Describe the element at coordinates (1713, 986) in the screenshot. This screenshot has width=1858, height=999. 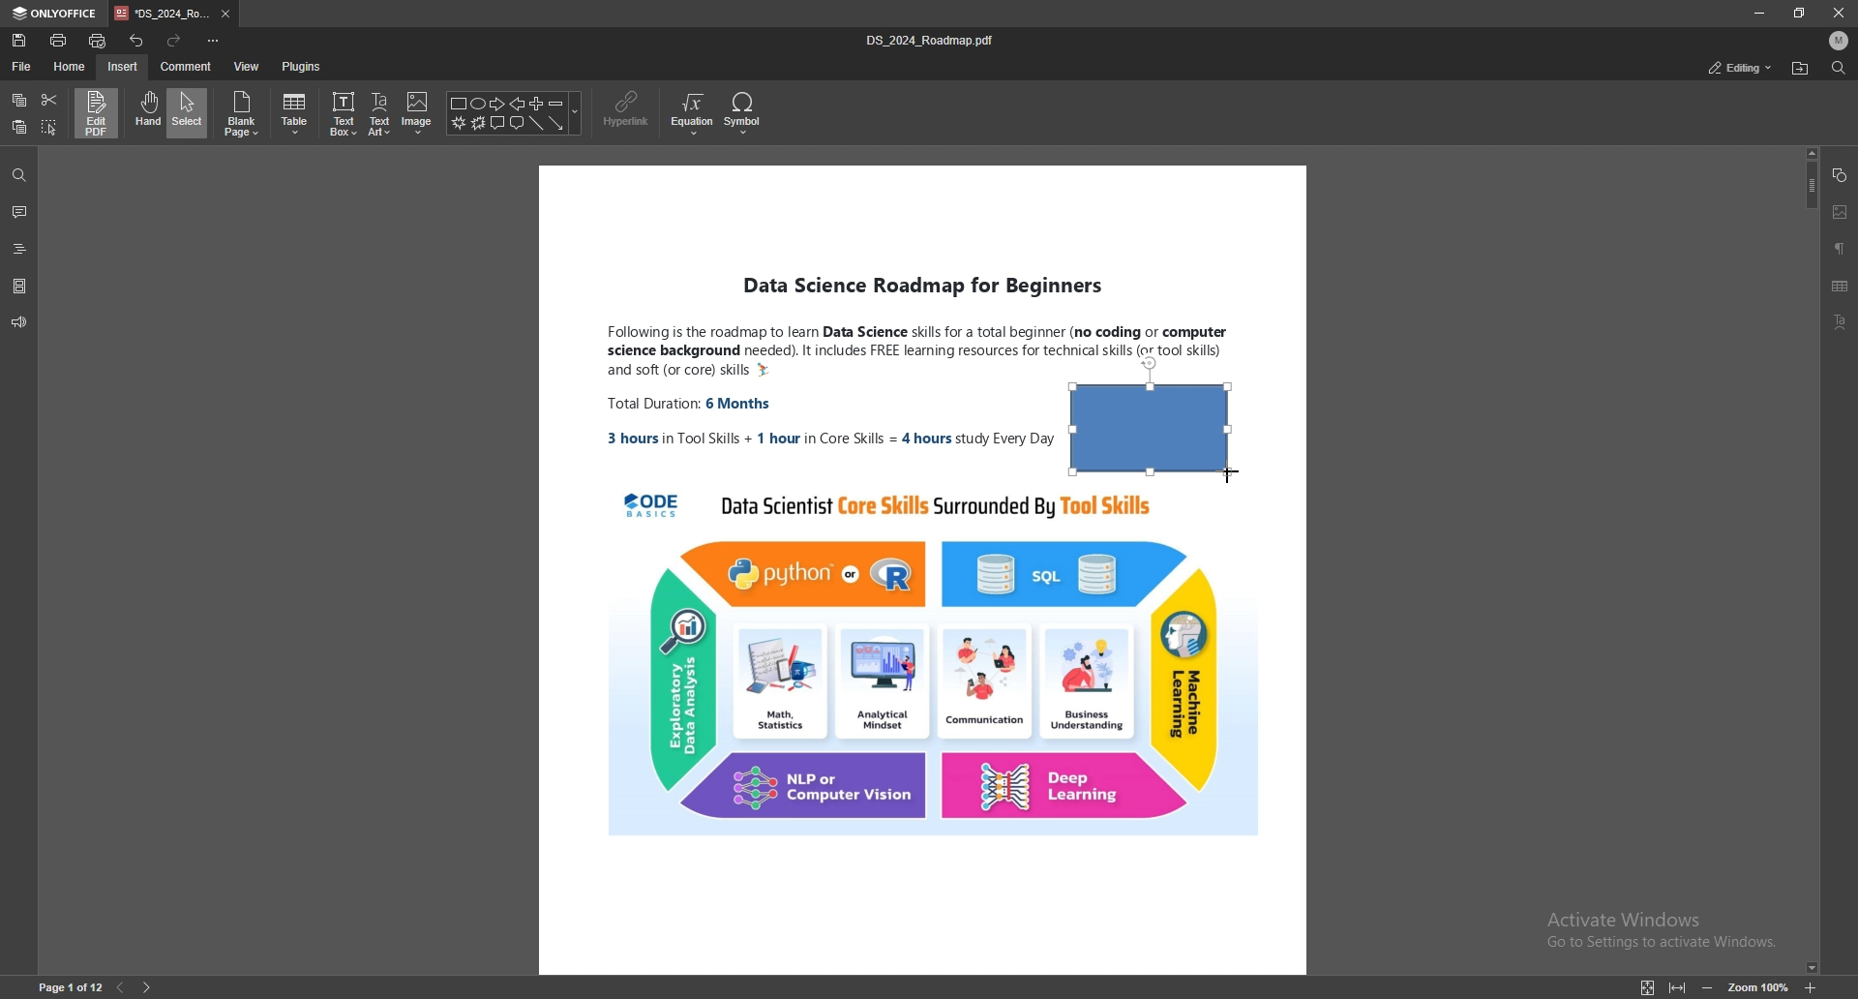
I see `zoom out` at that location.